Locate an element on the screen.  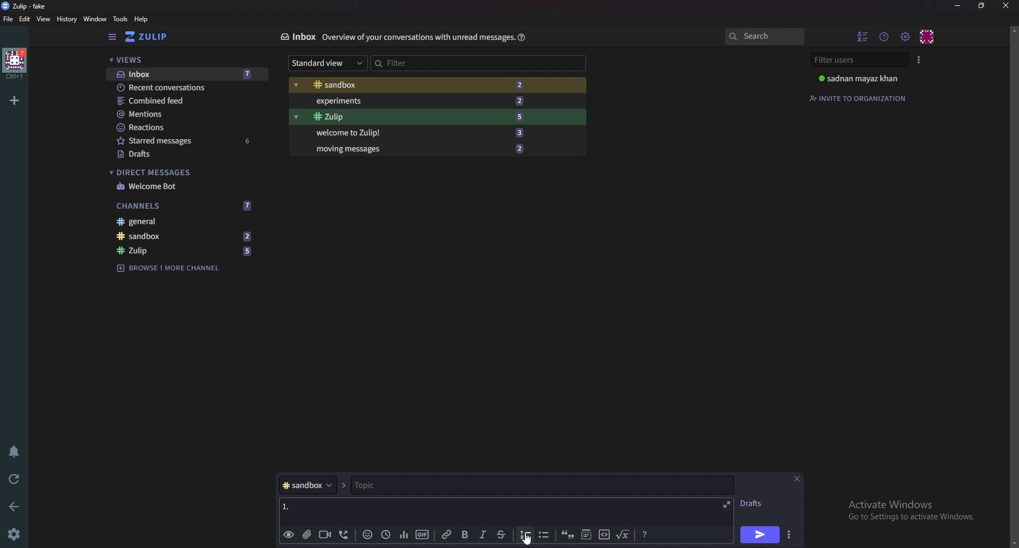
Direct messages is located at coordinates (180, 173).